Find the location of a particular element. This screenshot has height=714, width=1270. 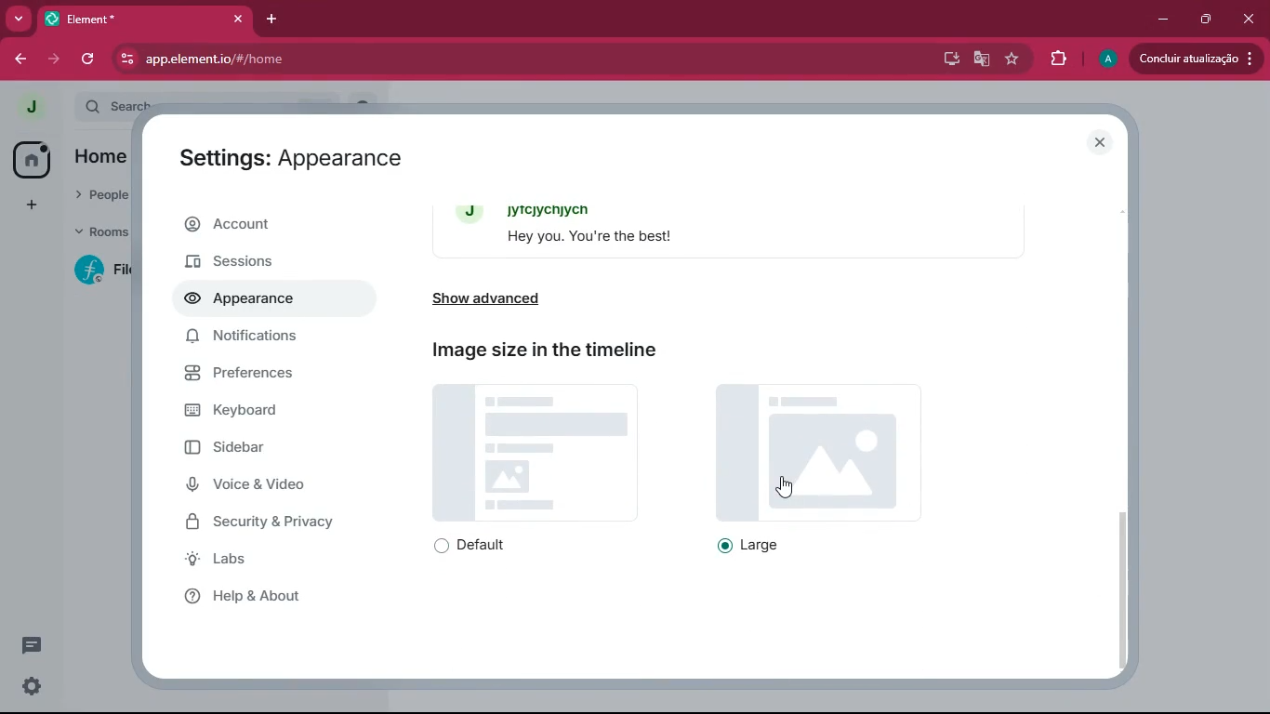

cursor is located at coordinates (792, 487).